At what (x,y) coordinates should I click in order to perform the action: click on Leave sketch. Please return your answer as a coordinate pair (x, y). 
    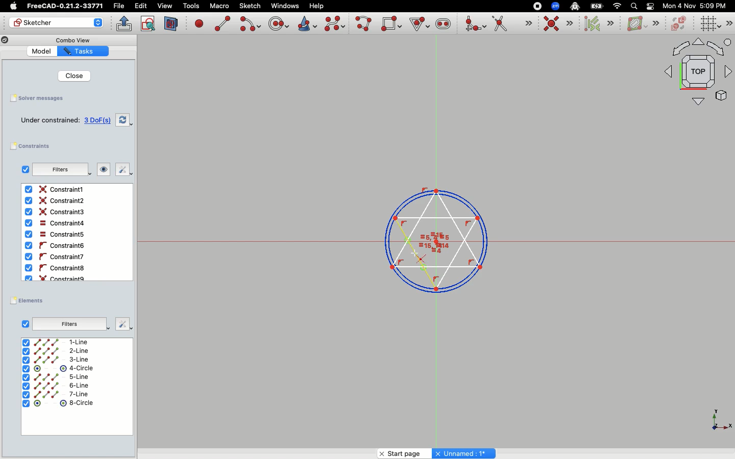
    Looking at the image, I should click on (125, 23).